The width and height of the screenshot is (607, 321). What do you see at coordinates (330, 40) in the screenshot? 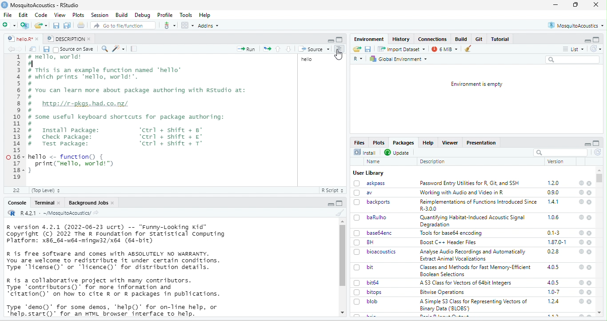
I see `maximize` at bounding box center [330, 40].